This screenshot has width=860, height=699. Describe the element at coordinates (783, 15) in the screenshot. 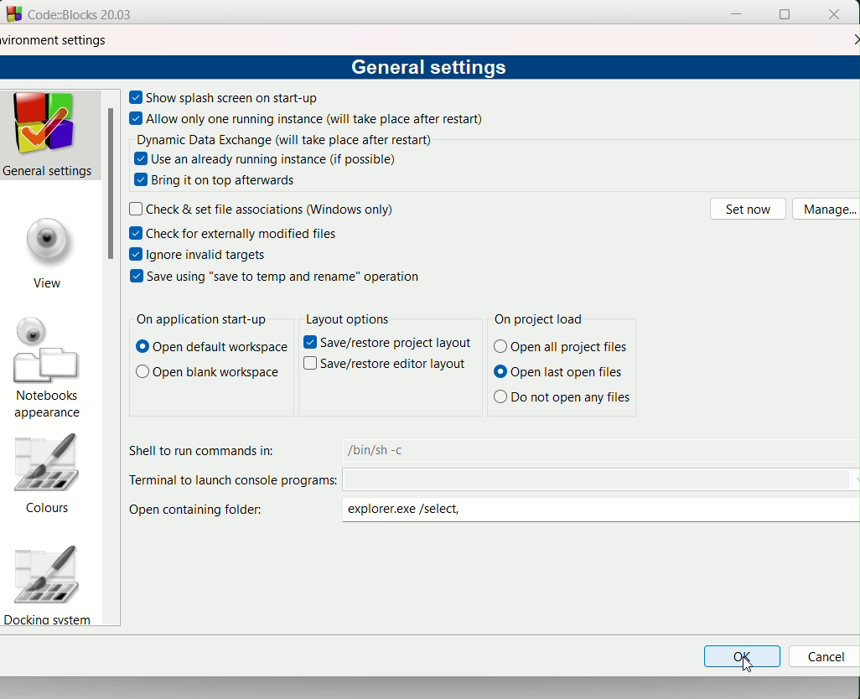

I see `fullscreen` at that location.